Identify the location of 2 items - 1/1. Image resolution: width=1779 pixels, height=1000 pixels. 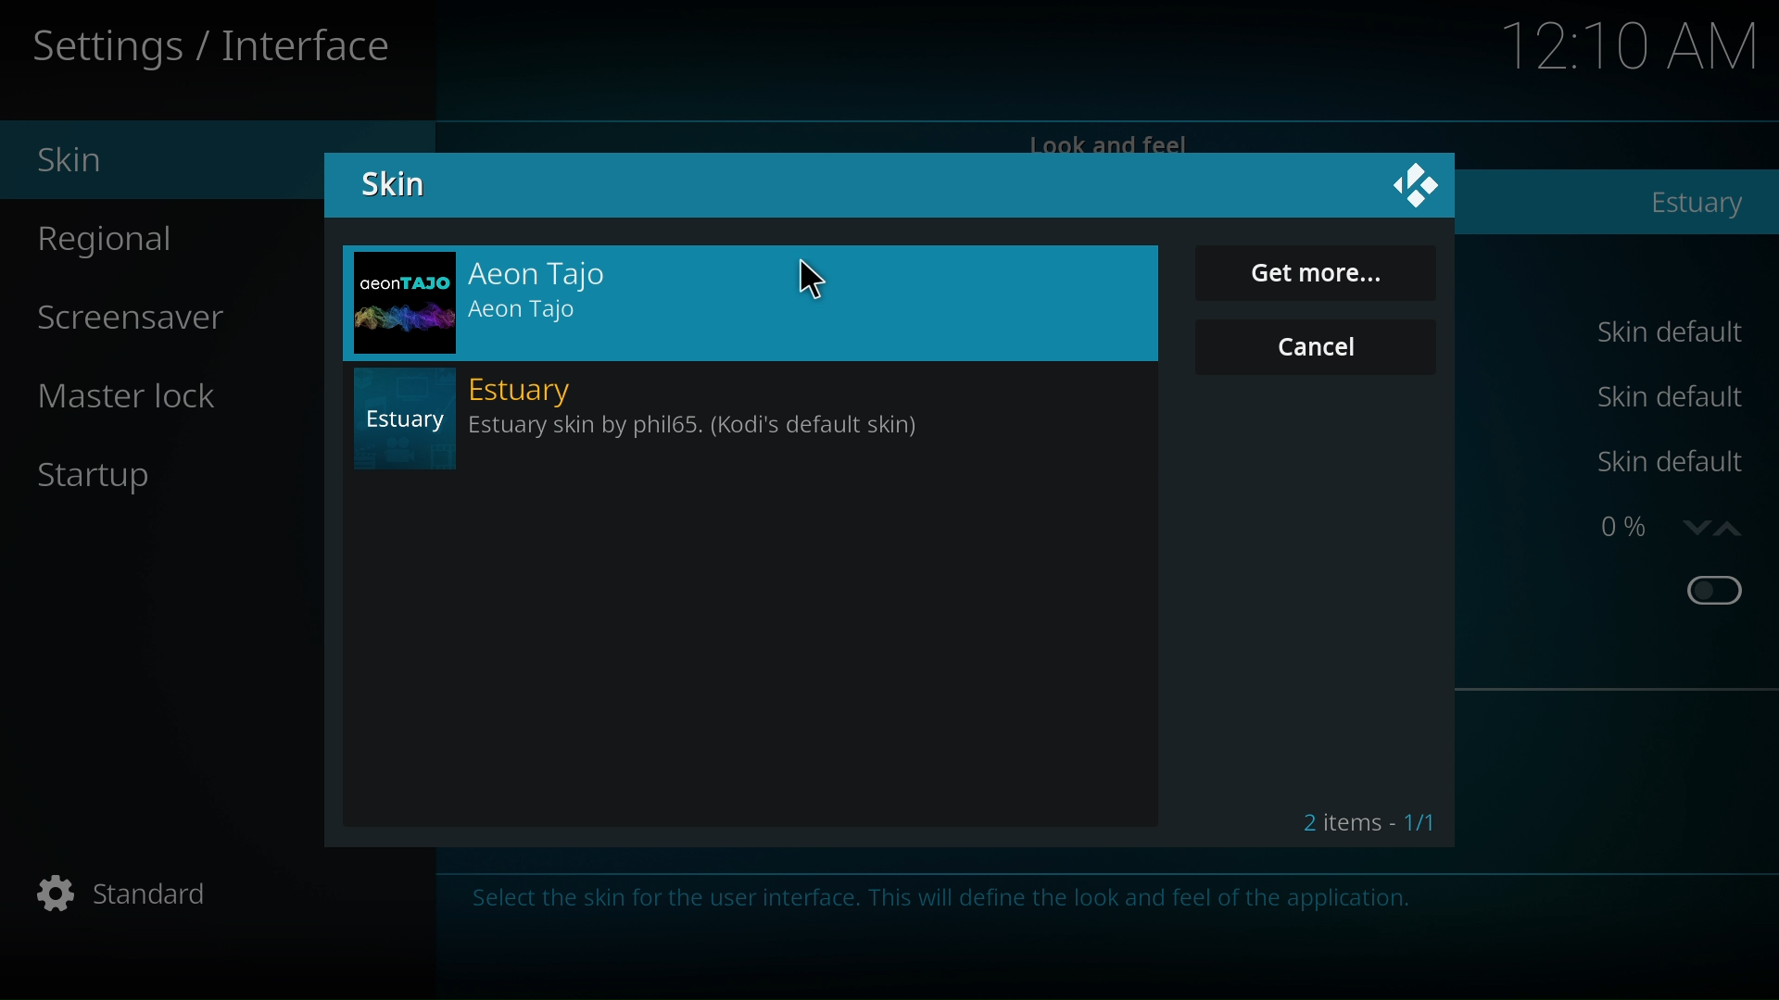
(1367, 823).